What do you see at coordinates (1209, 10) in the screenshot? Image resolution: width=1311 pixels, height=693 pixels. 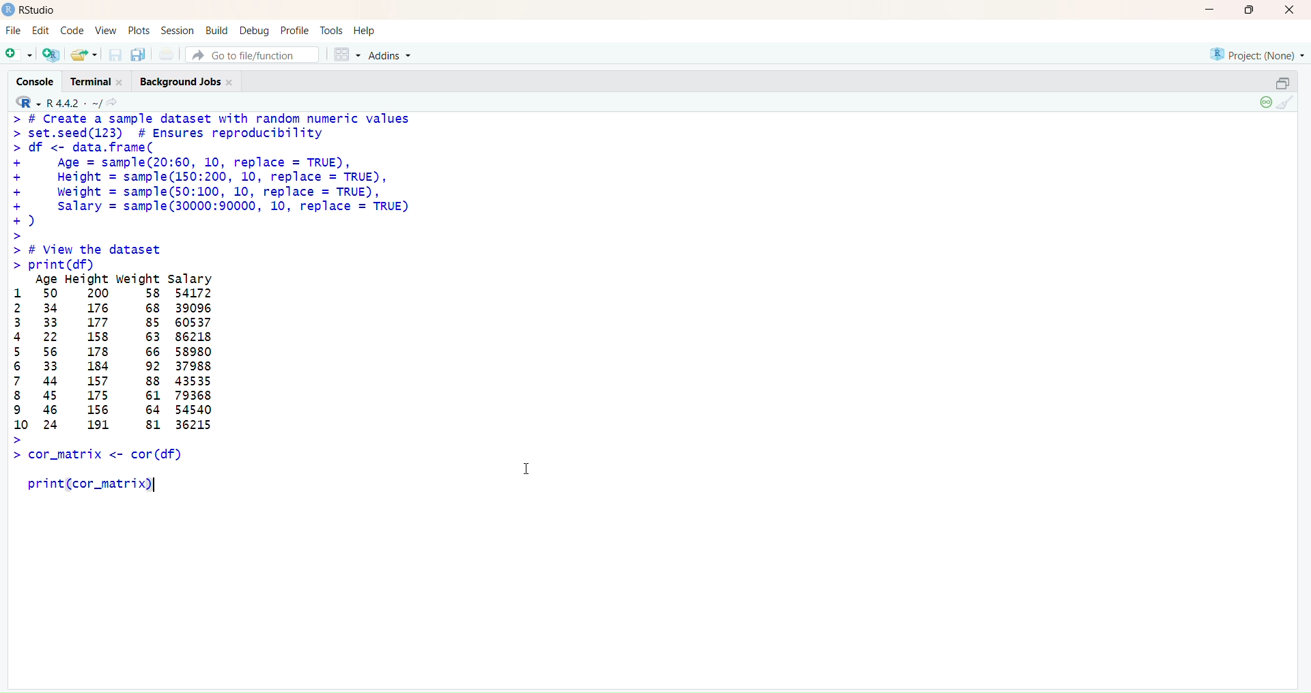 I see `Minimize` at bounding box center [1209, 10].